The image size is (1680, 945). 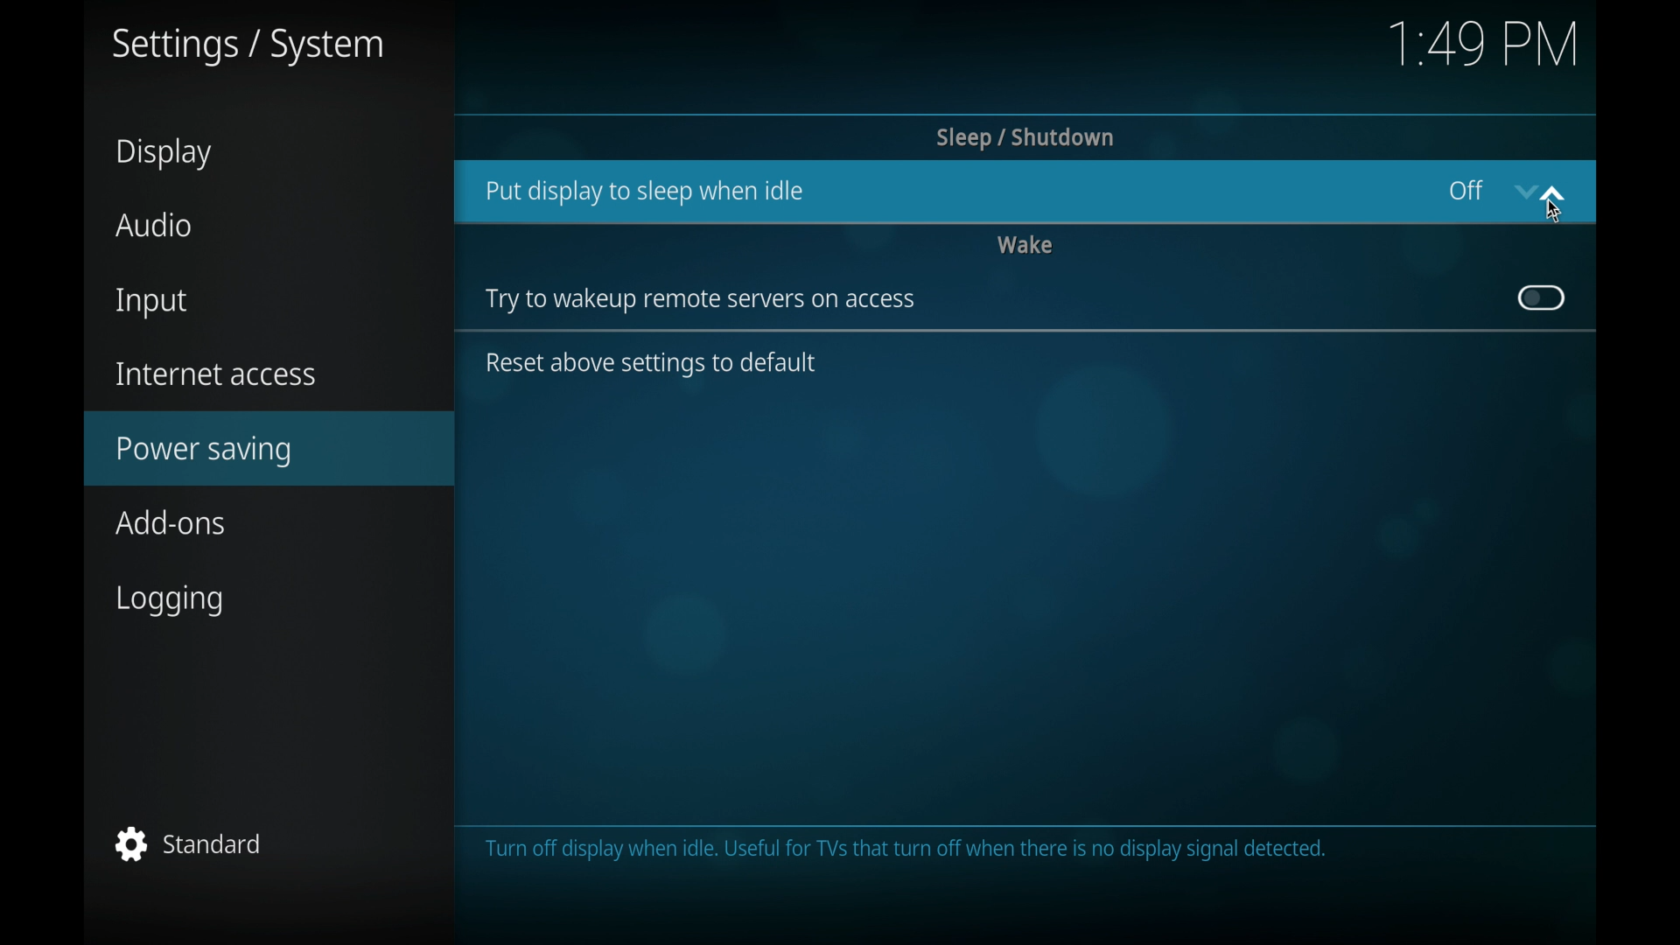 I want to click on logging, so click(x=169, y=601).